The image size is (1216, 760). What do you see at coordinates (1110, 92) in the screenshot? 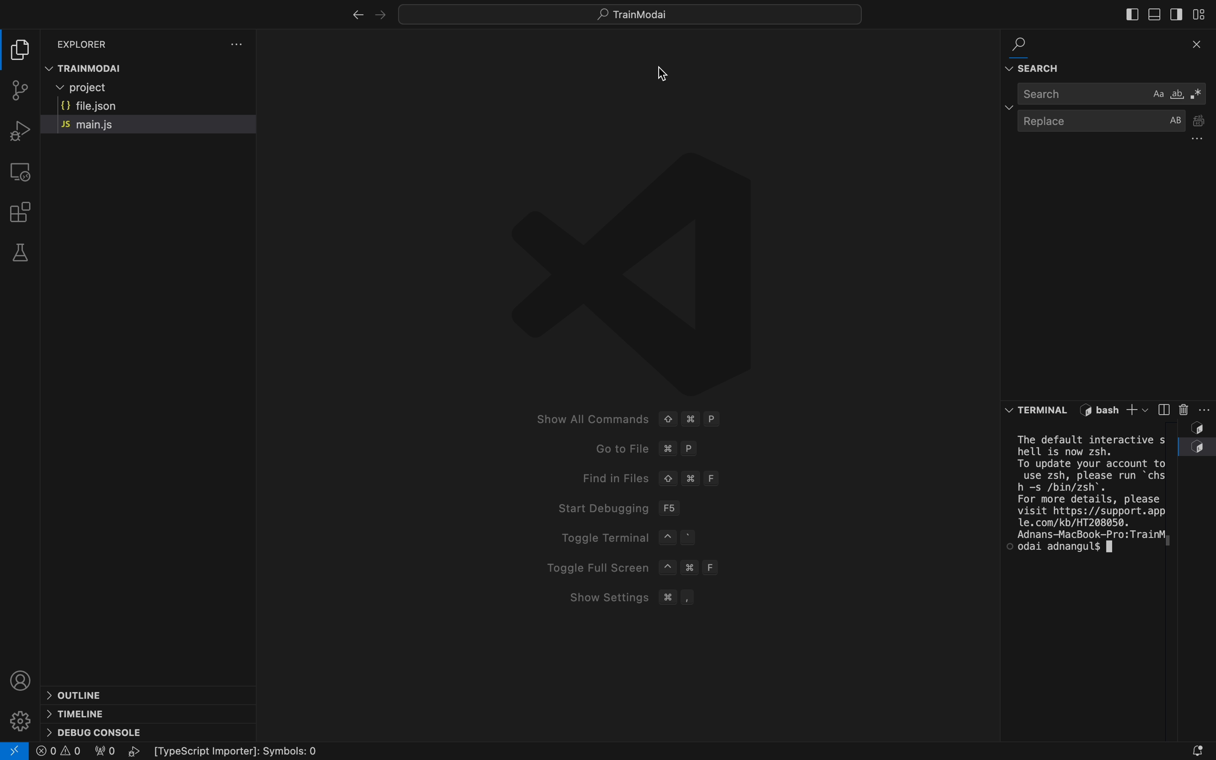
I see `search` at bounding box center [1110, 92].